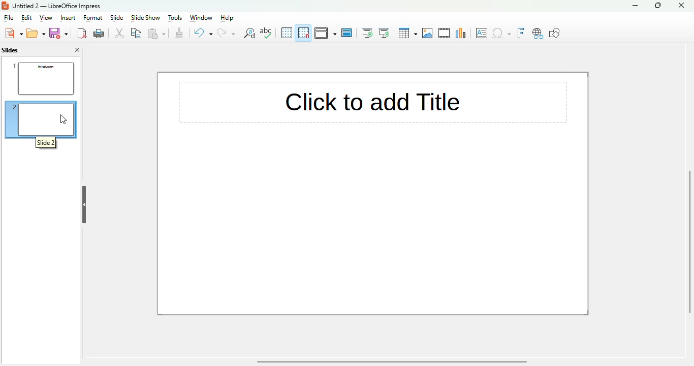 This screenshot has height=366, width=694. Describe the element at coordinates (658, 5) in the screenshot. I see `maximize` at that location.